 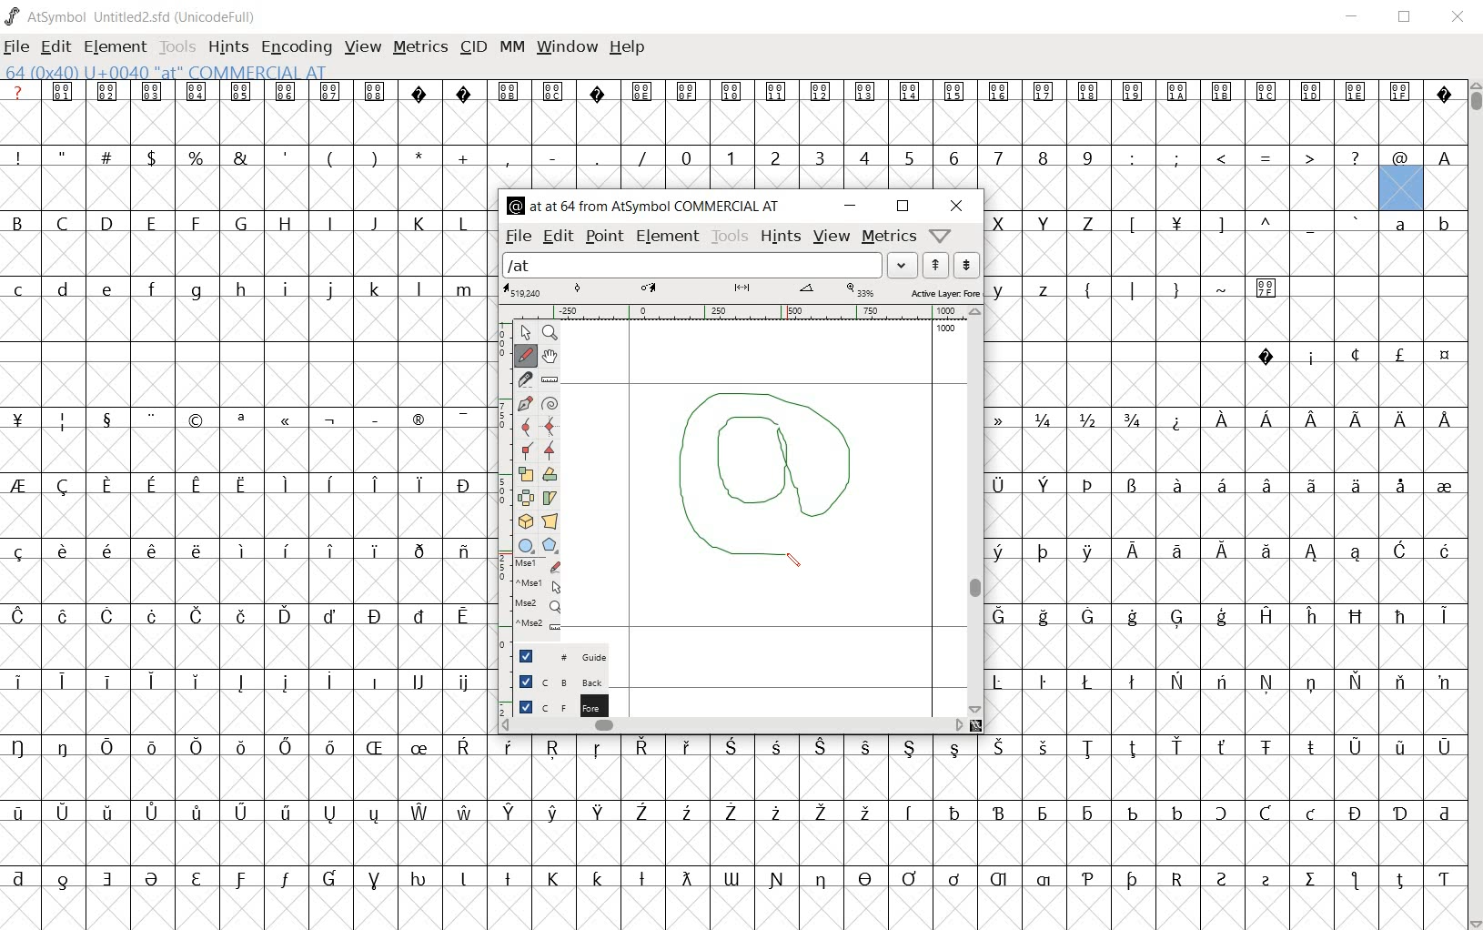 I want to click on HELP, so click(x=628, y=48).